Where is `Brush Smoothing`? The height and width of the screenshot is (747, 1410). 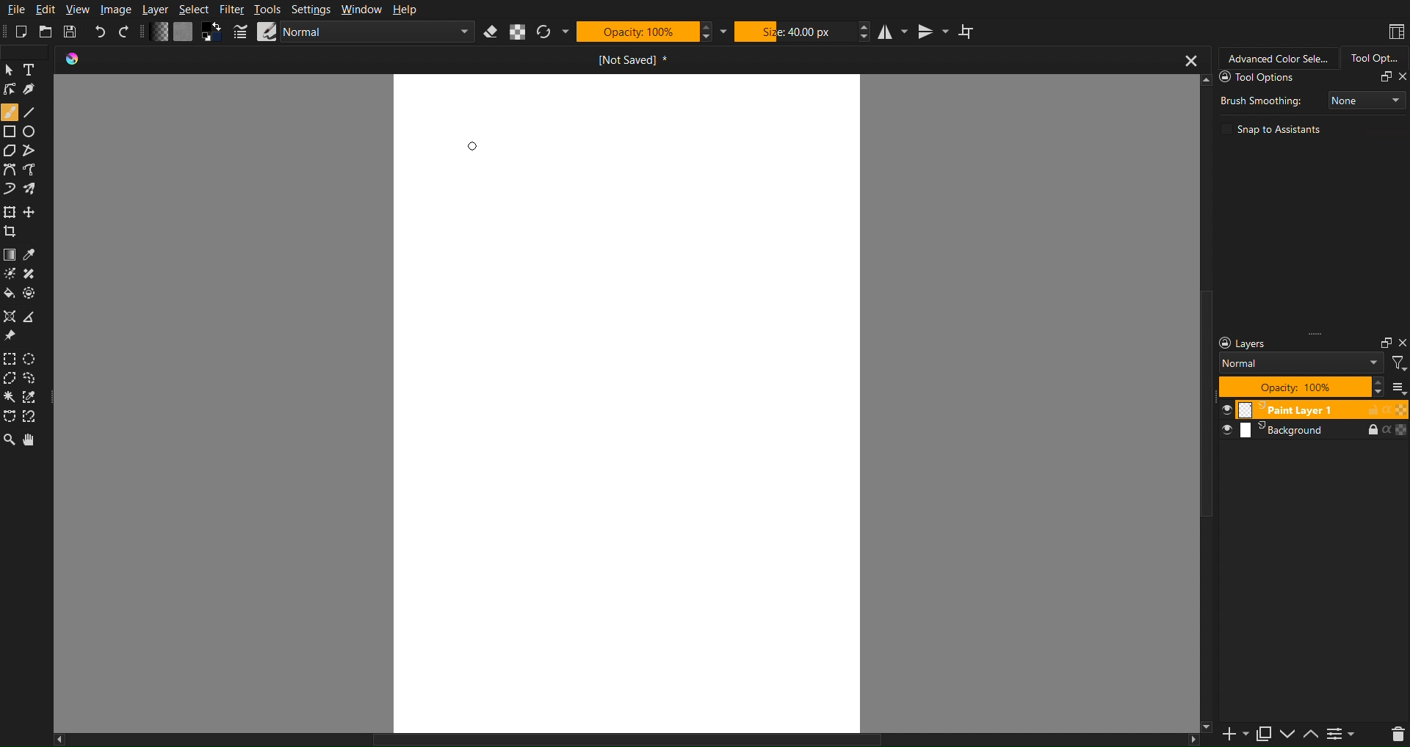
Brush Smoothing is located at coordinates (1259, 99).